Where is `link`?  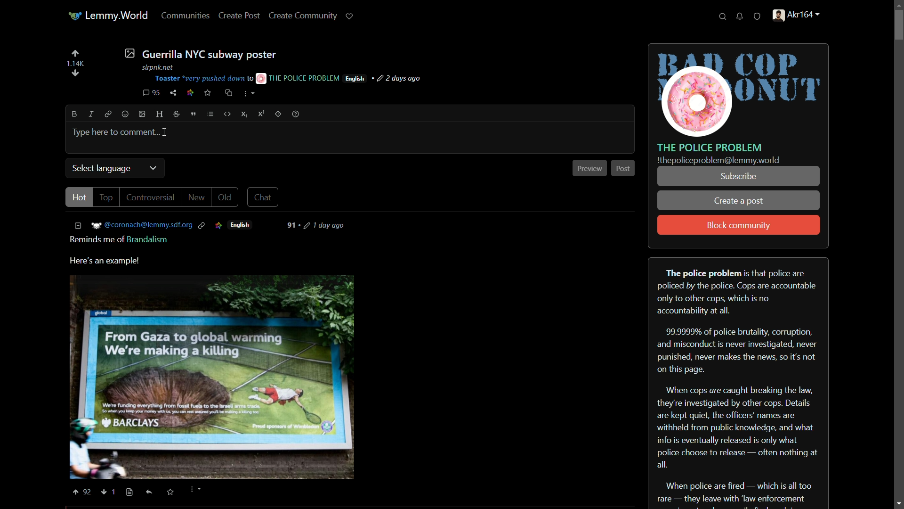 link is located at coordinates (190, 94).